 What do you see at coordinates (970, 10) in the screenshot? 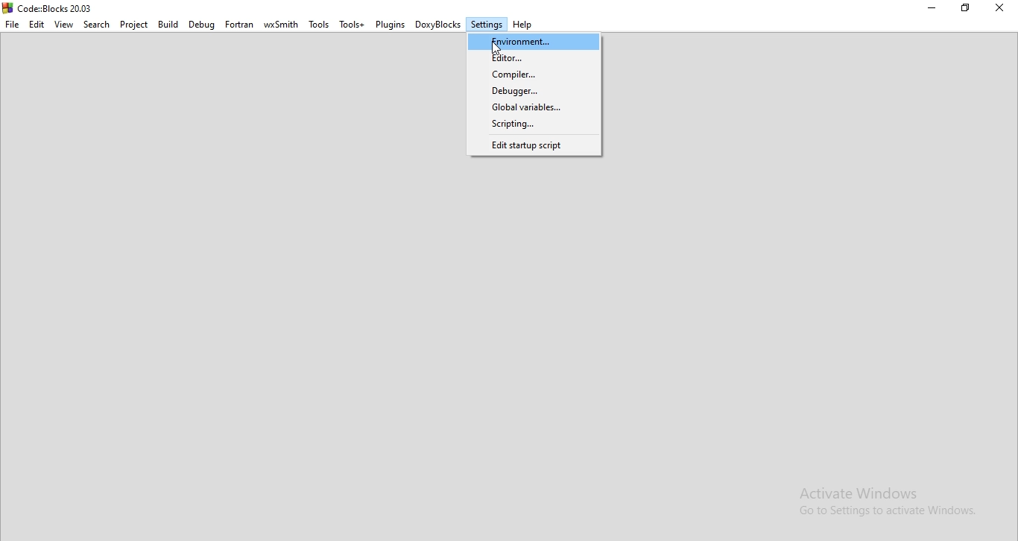
I see `restore` at bounding box center [970, 10].